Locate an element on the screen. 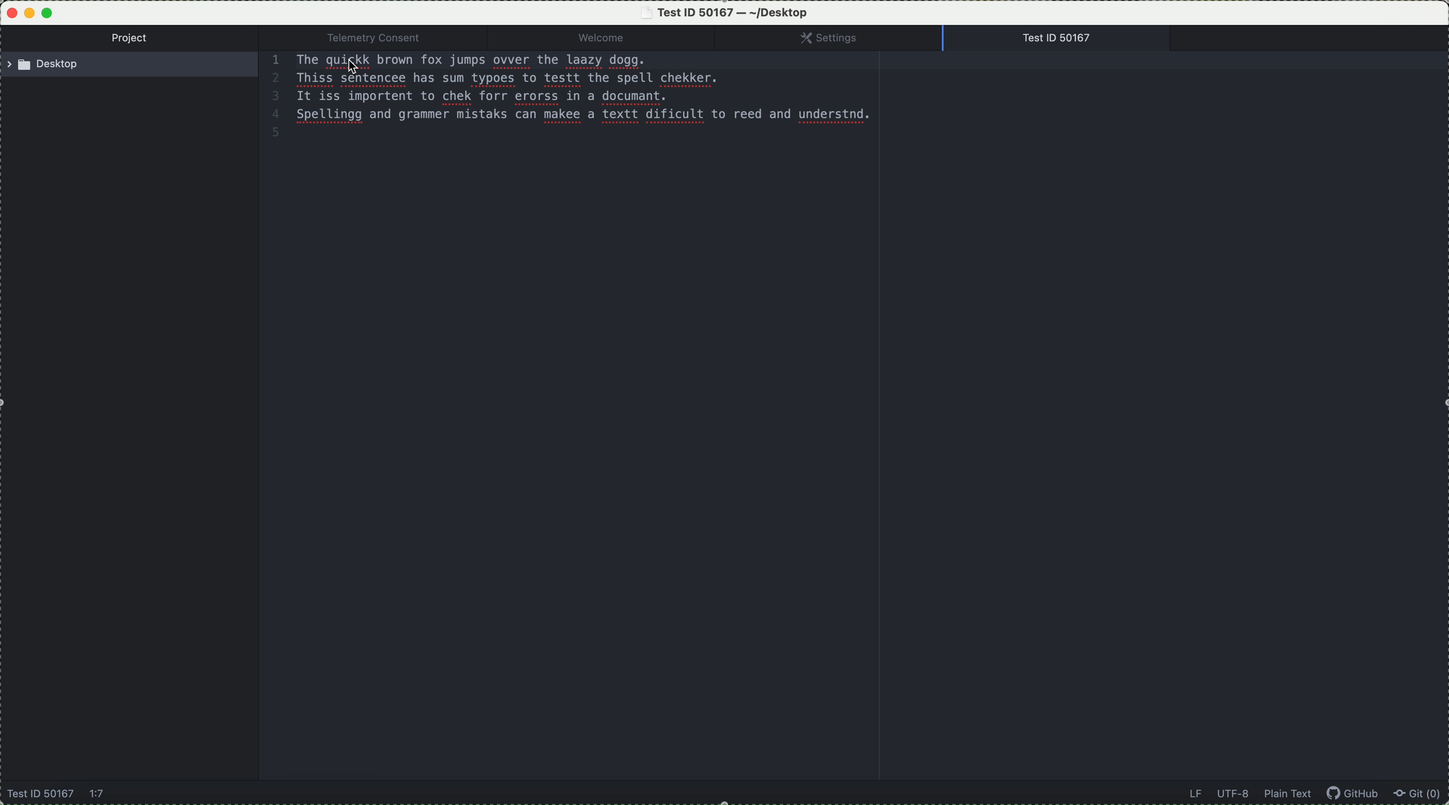  data is located at coordinates (1249, 794).